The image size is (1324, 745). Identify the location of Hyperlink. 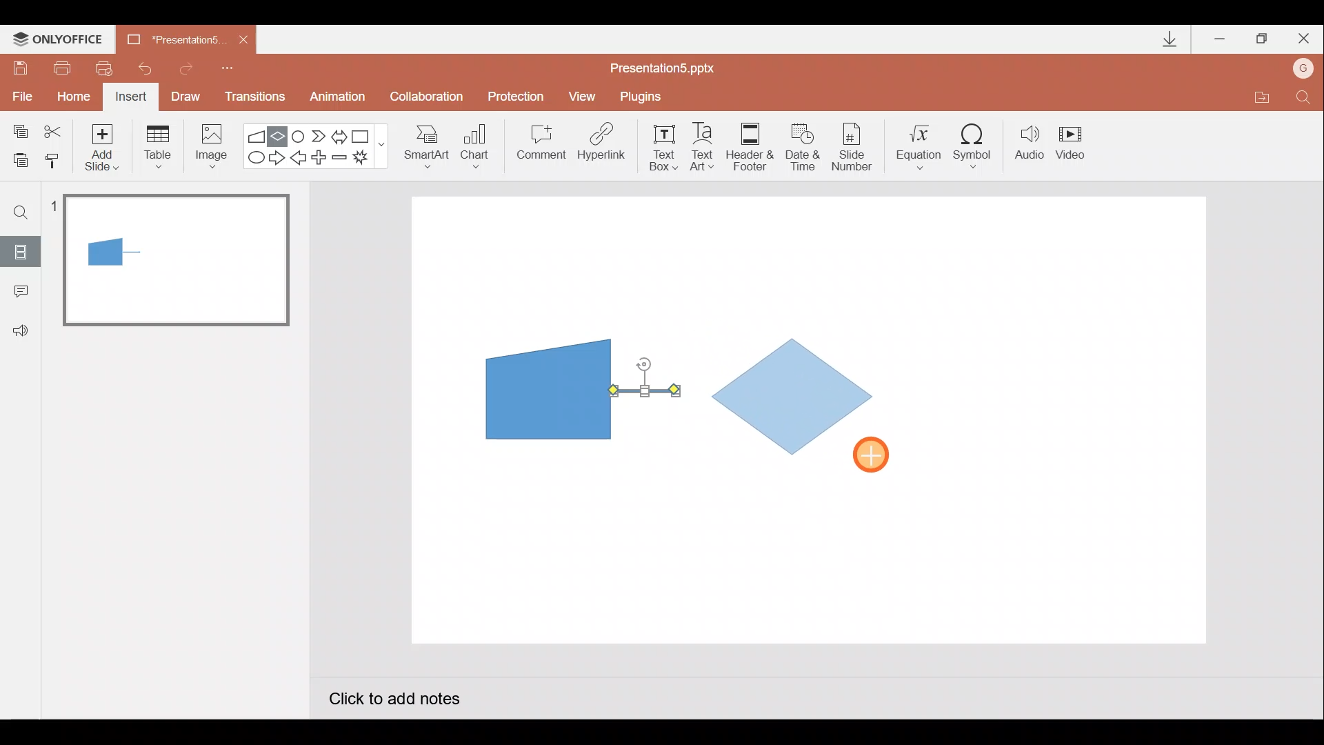
(603, 146).